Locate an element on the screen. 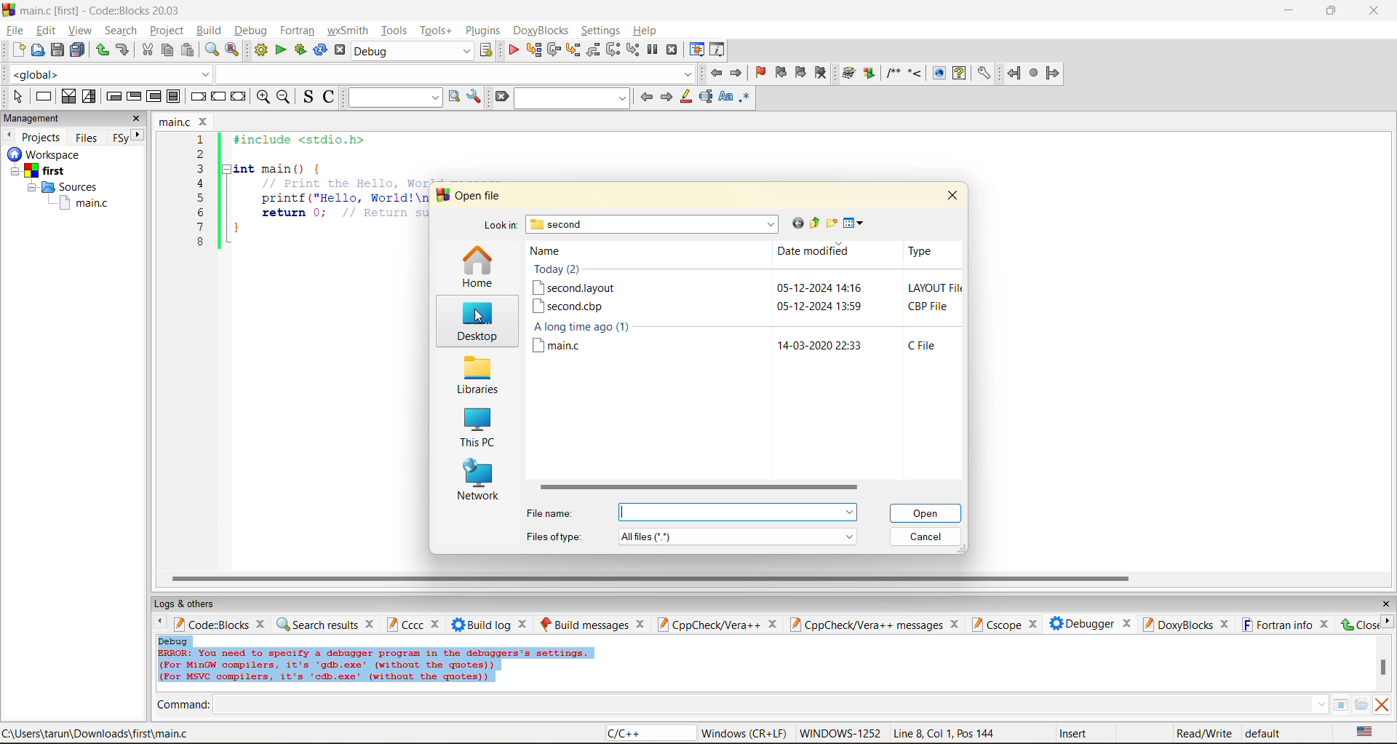  select is located at coordinates (17, 96).